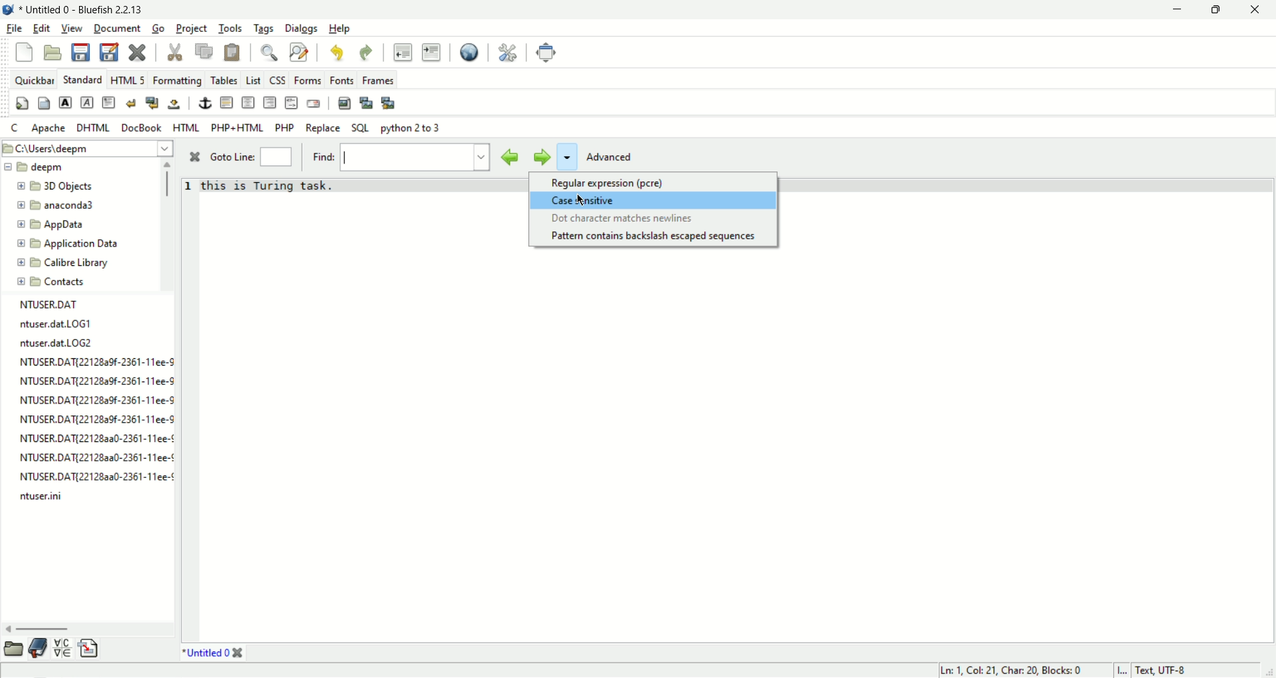 This screenshot has height=678, width=1276. What do you see at coordinates (269, 185) in the screenshot?
I see `this is Turing task.` at bounding box center [269, 185].